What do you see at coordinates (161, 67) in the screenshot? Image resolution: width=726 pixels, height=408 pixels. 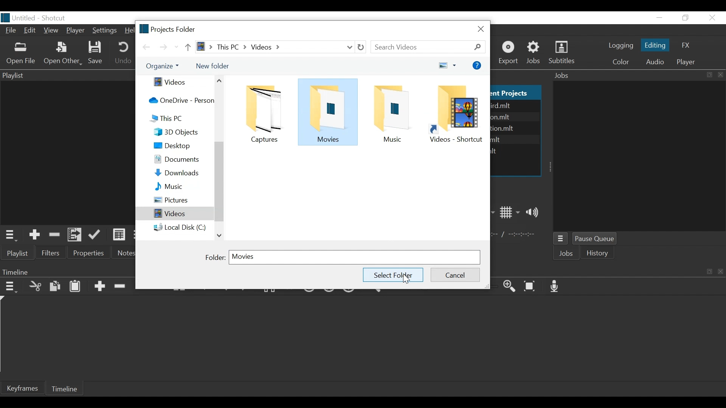 I see `Organize` at bounding box center [161, 67].